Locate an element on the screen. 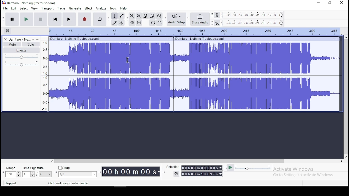 This screenshot has height=196, width=349. cursor is located at coordinates (127, 60).